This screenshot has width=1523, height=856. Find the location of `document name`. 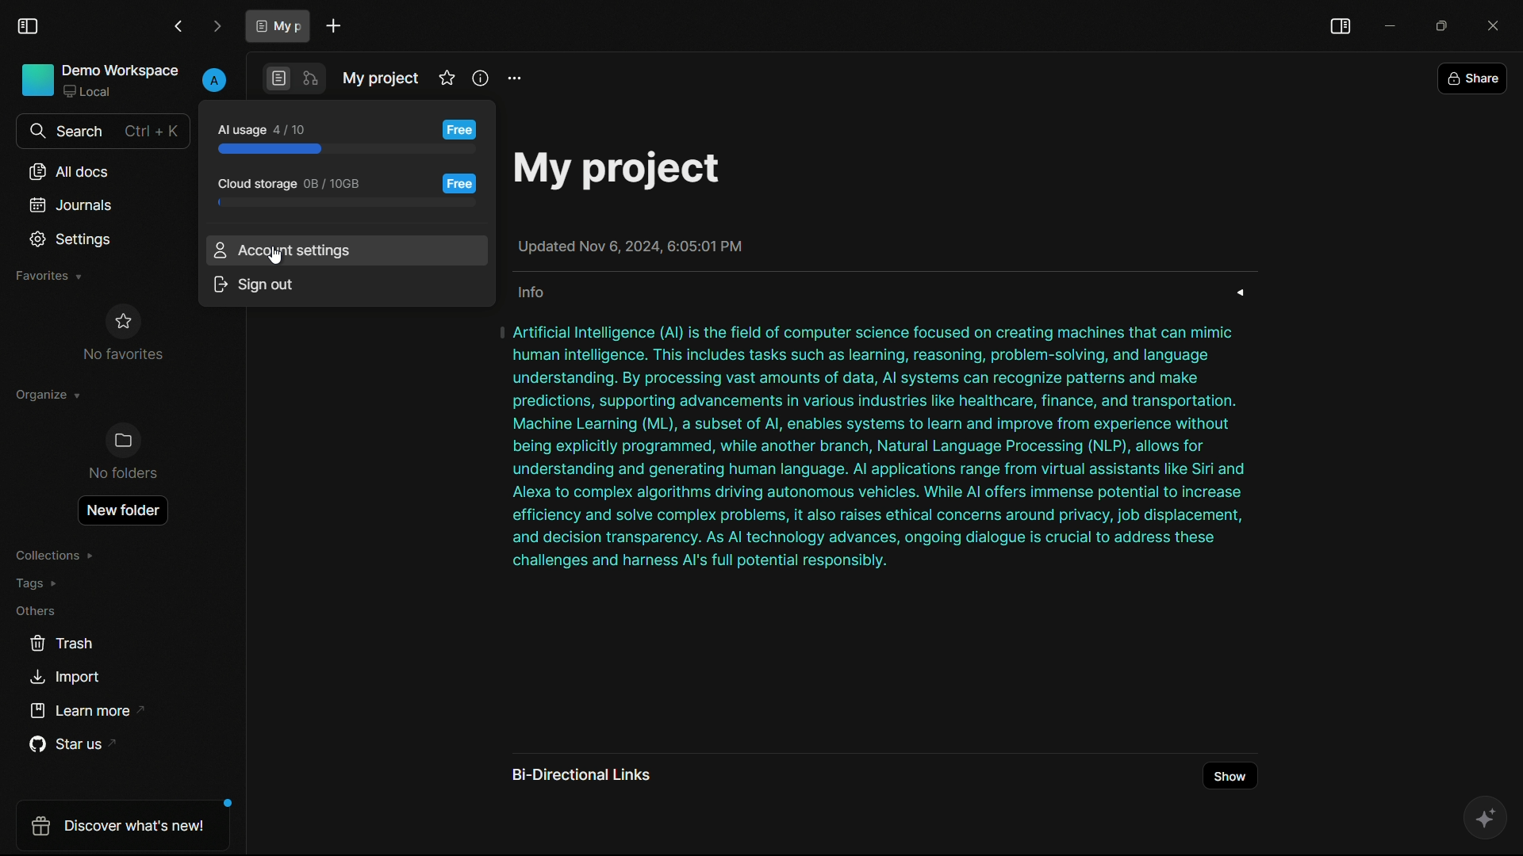

document name is located at coordinates (380, 79).